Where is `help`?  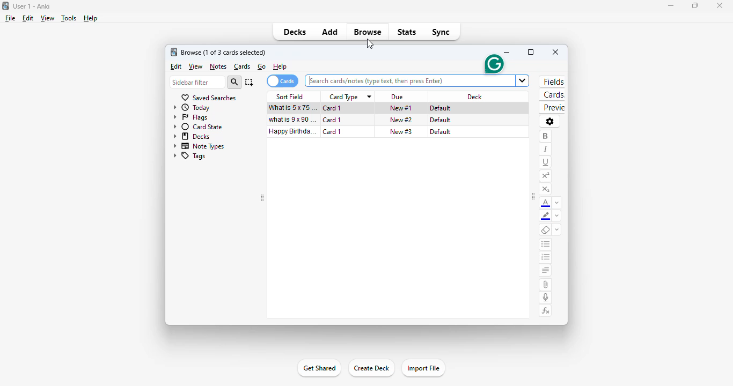 help is located at coordinates (280, 66).